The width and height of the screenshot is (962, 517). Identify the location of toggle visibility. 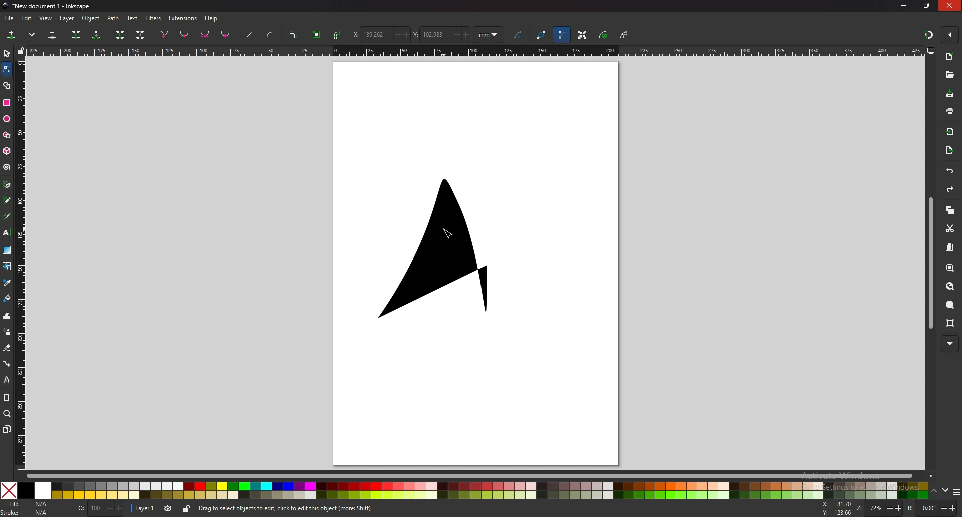
(169, 508).